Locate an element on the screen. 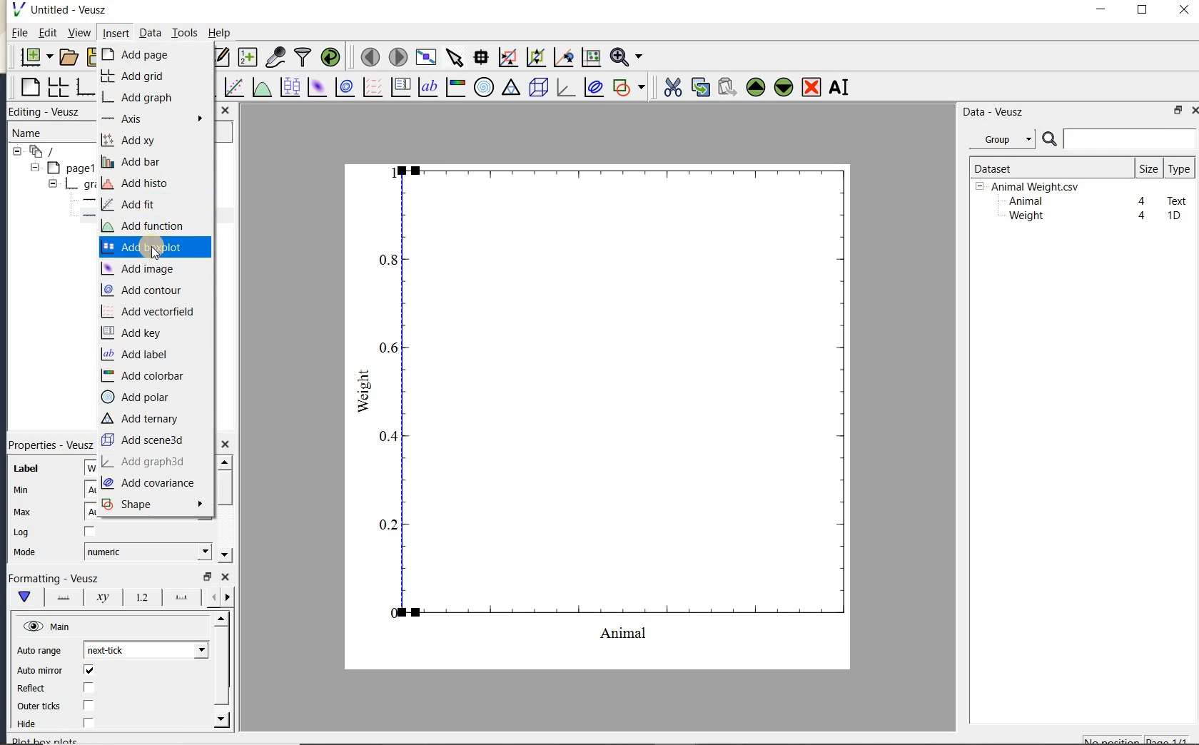 This screenshot has height=745, width=1199. Auto range is located at coordinates (39, 651).